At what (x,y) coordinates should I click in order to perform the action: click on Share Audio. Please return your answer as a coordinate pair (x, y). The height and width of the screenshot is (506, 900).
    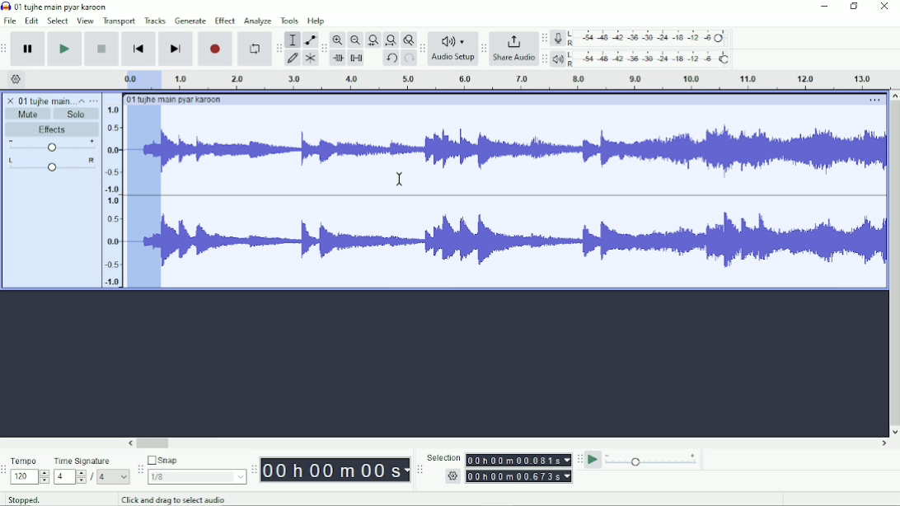
    Looking at the image, I should click on (513, 59).